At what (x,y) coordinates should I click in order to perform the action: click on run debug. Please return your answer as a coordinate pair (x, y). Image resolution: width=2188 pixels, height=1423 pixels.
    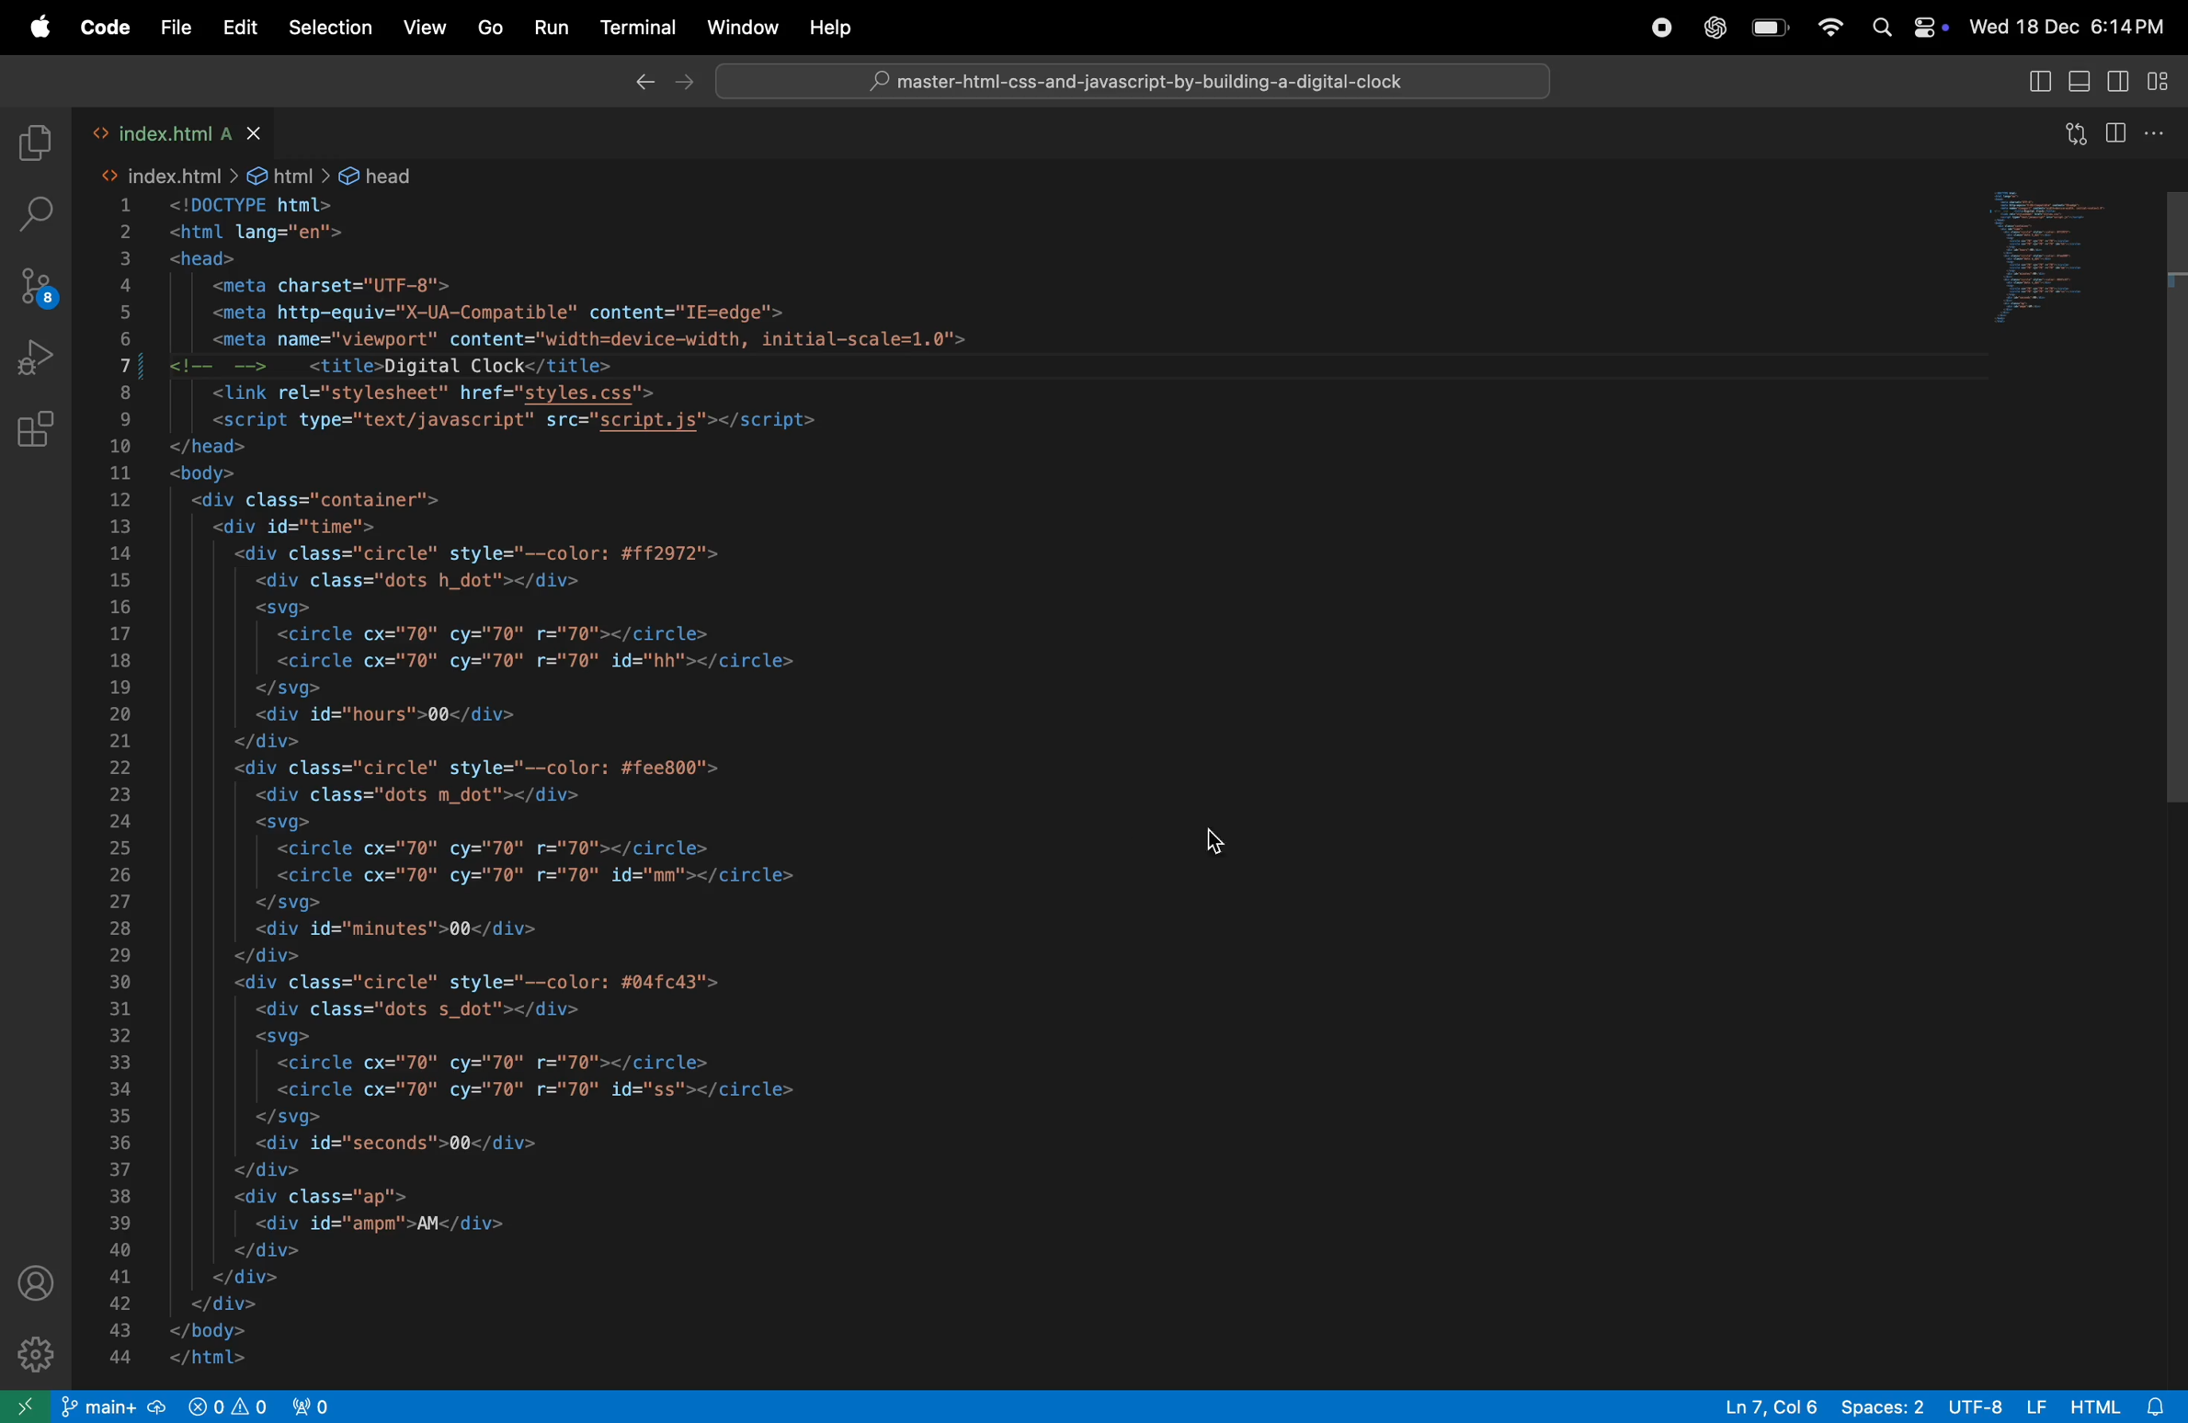
    Looking at the image, I should click on (38, 361).